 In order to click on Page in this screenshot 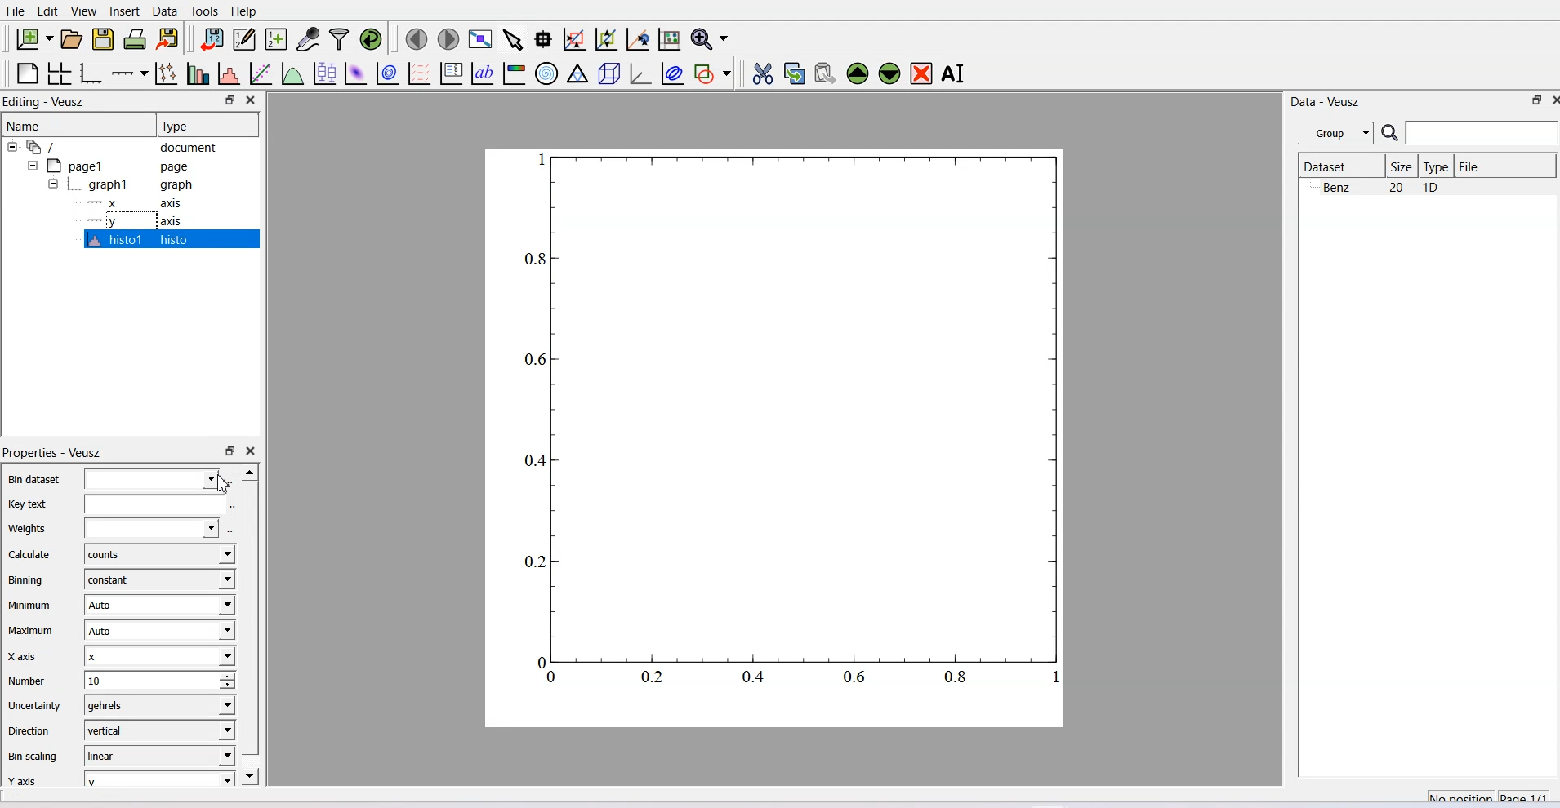, I will do `click(123, 166)`.